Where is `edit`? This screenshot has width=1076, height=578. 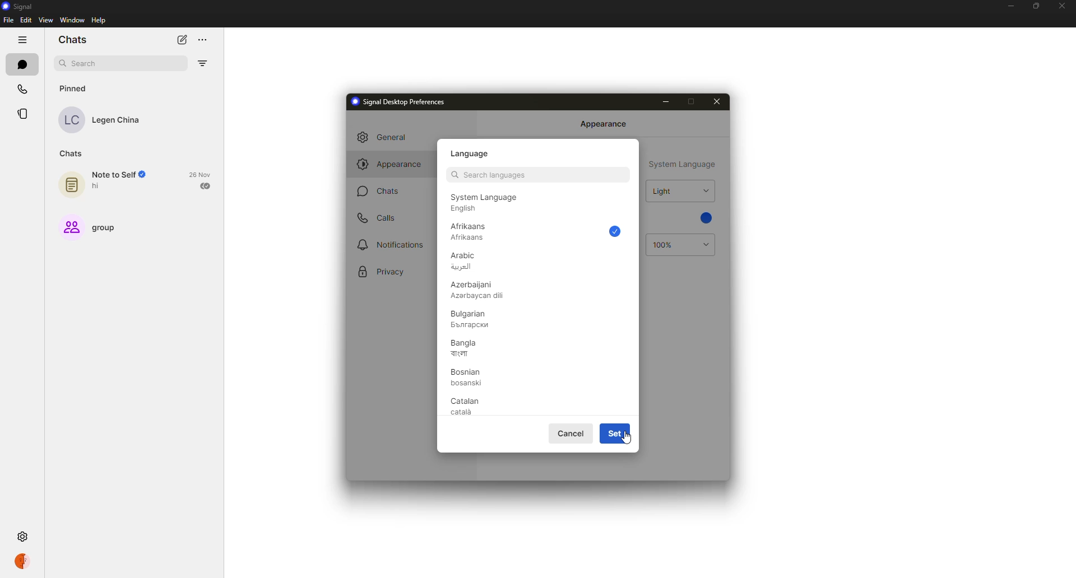
edit is located at coordinates (26, 20).